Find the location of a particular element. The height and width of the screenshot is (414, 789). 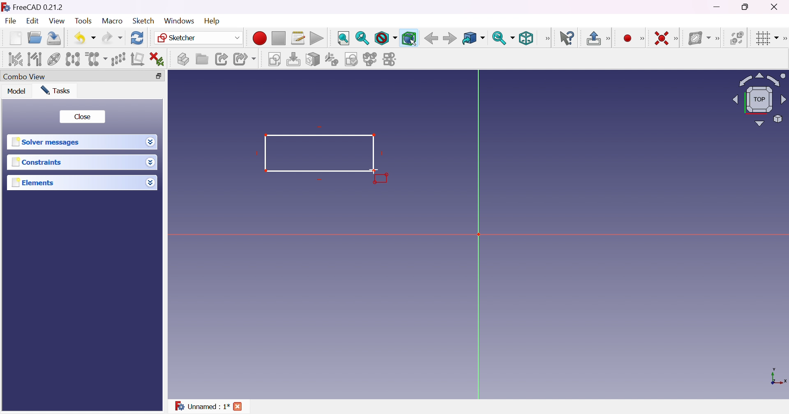

Refresh is located at coordinates (138, 38).